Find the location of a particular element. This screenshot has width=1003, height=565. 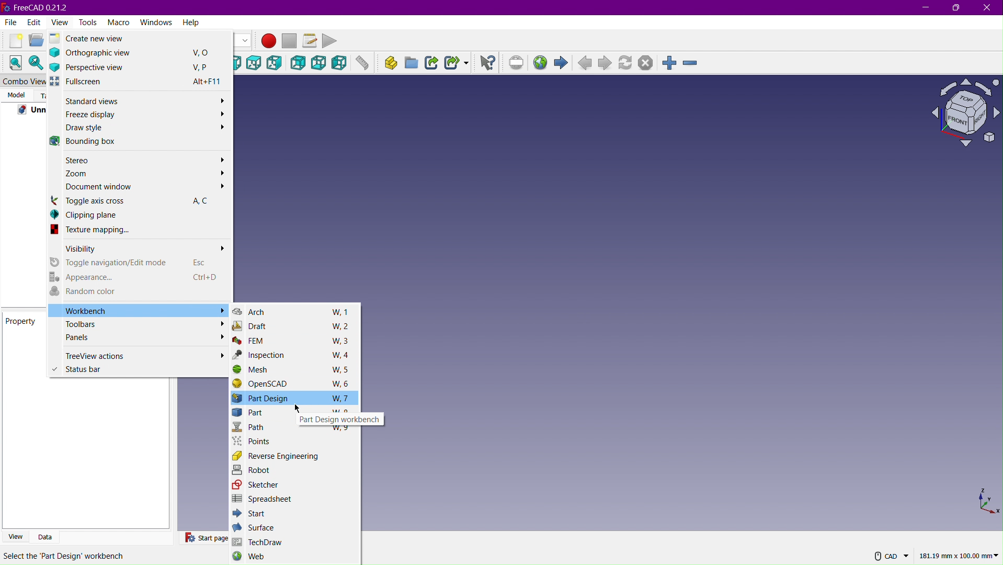

Workbench is located at coordinates (135, 309).